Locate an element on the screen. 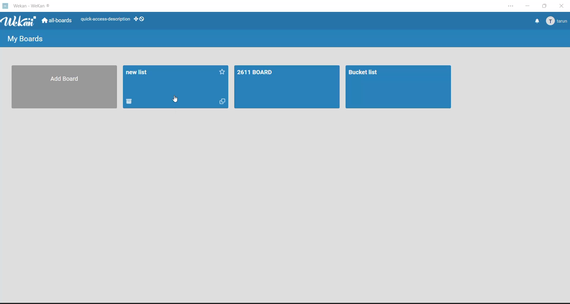 This screenshot has width=570, height=304. app logo Wekan is located at coordinates (20, 22).